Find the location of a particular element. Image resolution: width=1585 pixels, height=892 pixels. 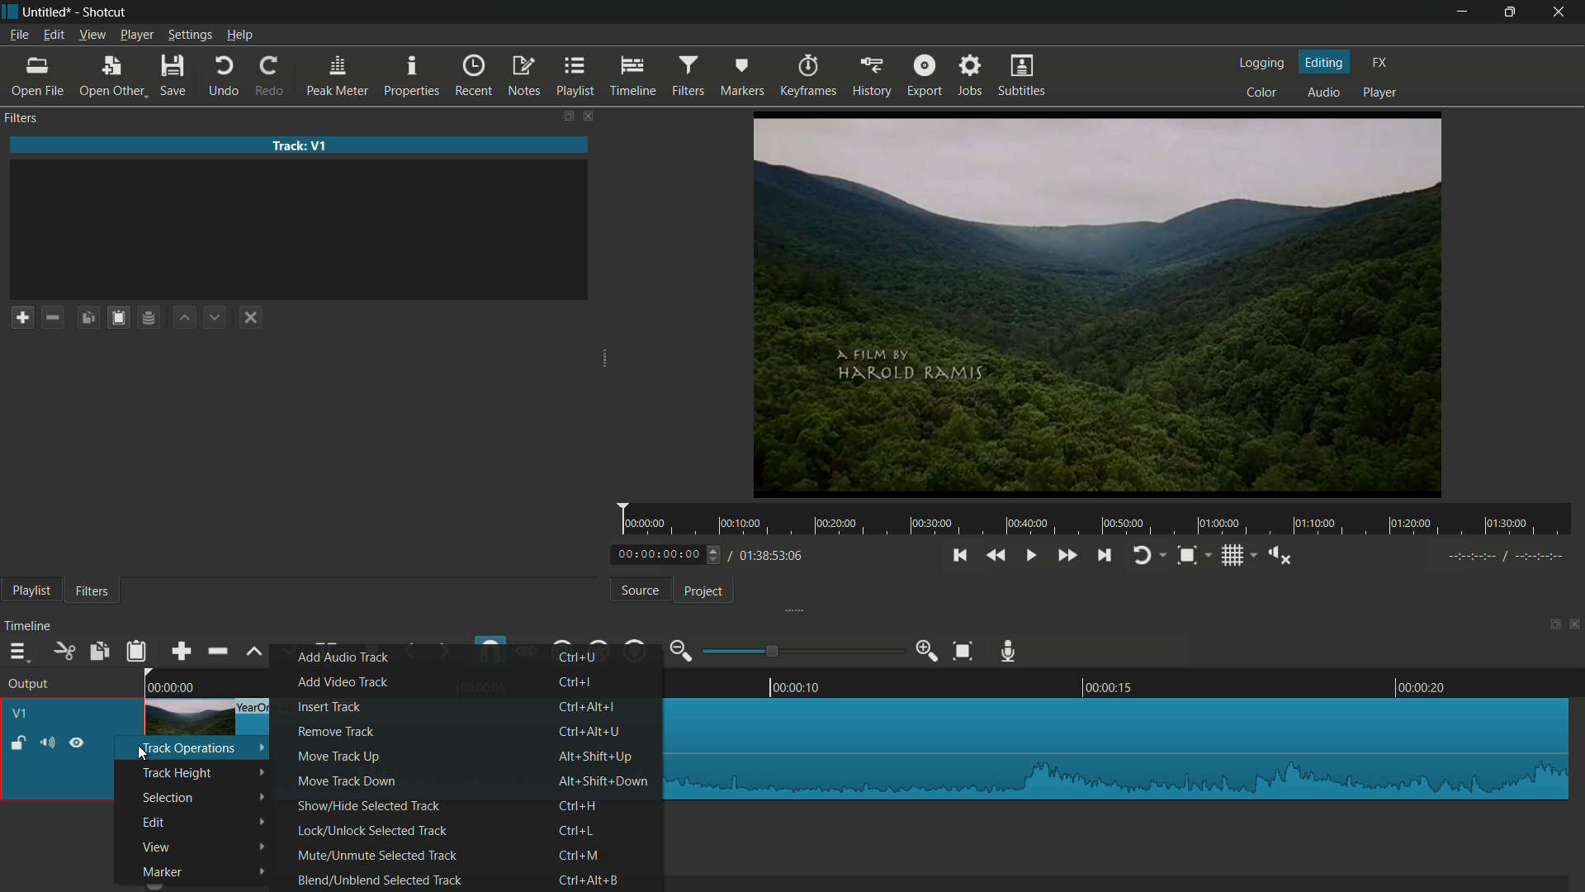

maximize is located at coordinates (1510, 12).